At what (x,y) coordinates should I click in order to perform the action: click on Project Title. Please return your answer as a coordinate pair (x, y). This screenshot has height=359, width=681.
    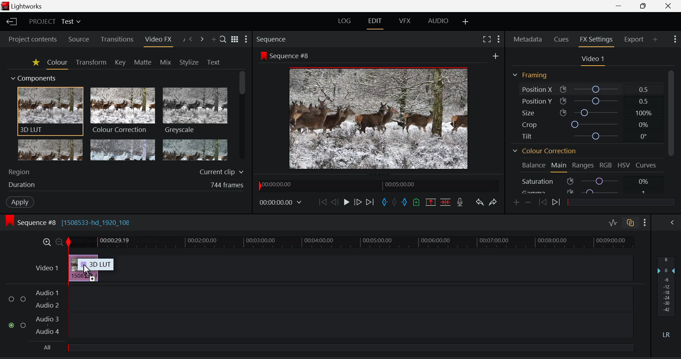
    Looking at the image, I should click on (55, 21).